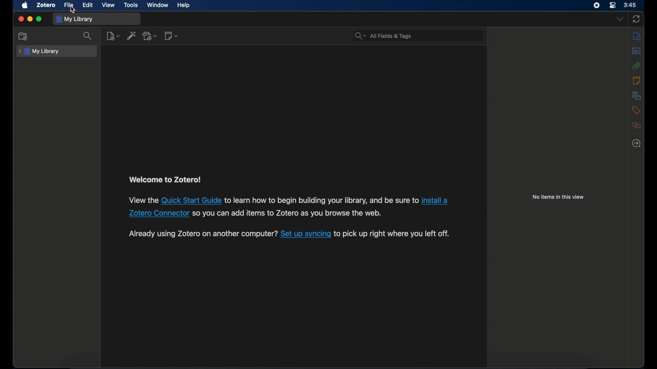  What do you see at coordinates (69, 5) in the screenshot?
I see `file` at bounding box center [69, 5].